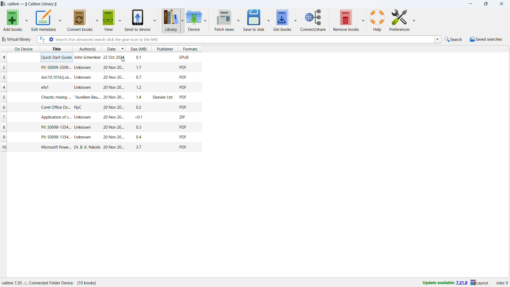 This screenshot has width=510, height=287. Describe the element at coordinates (155, 20) in the screenshot. I see `send to device options` at that location.